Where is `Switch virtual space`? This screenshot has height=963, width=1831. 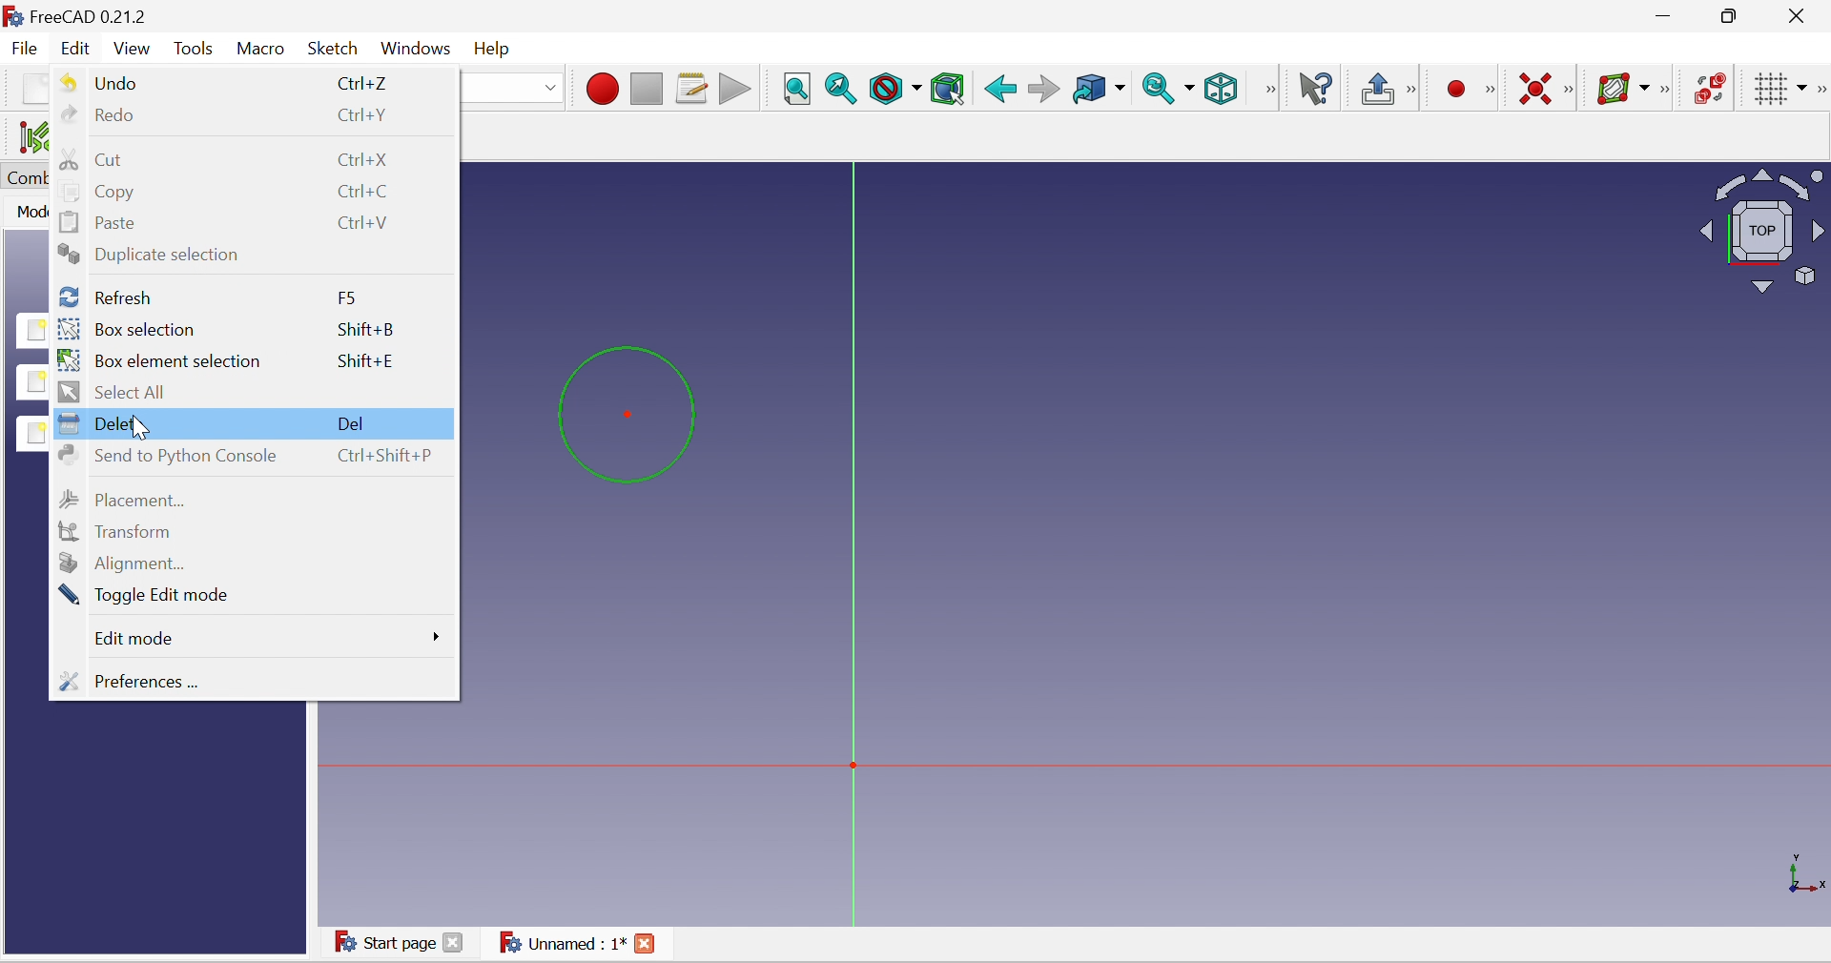 Switch virtual space is located at coordinates (1711, 88).